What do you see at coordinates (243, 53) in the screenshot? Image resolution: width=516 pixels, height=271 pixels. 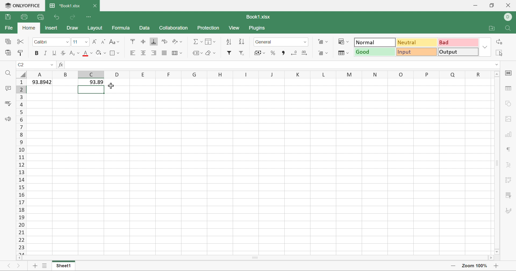 I see `Remove filter` at bounding box center [243, 53].